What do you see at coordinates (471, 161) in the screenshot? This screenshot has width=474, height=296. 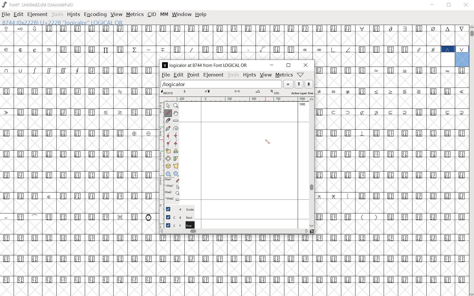 I see `scrollbar` at bounding box center [471, 161].